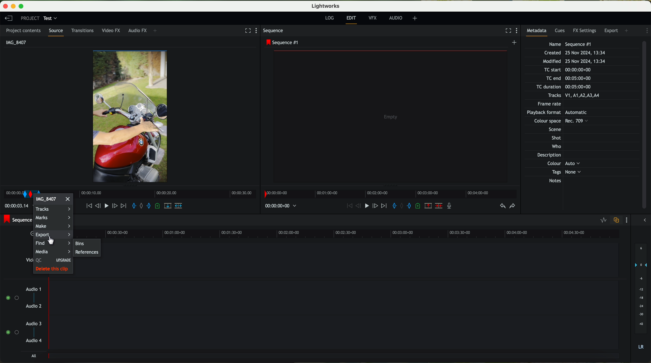 Image resolution: width=651 pixels, height=363 pixels. Describe the element at coordinates (282, 42) in the screenshot. I see `sequence #1` at that location.